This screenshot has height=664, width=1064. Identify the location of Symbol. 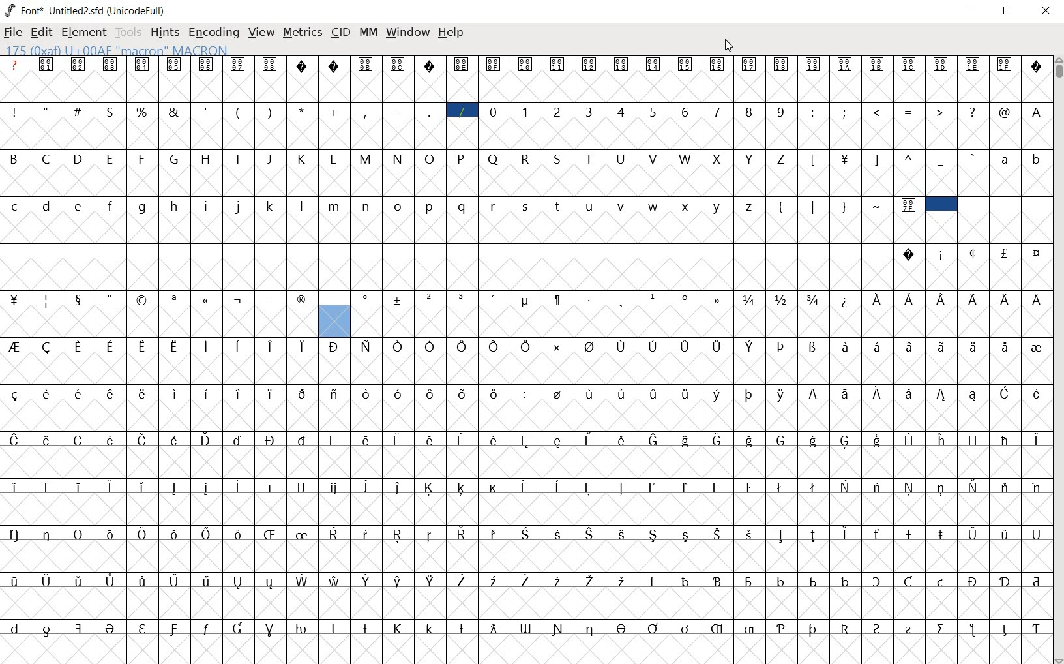
(814, 486).